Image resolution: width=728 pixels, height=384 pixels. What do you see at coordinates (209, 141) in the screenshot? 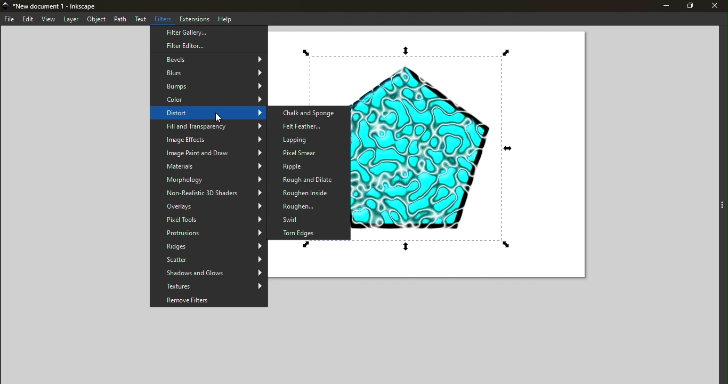
I see `Image Effects` at bounding box center [209, 141].